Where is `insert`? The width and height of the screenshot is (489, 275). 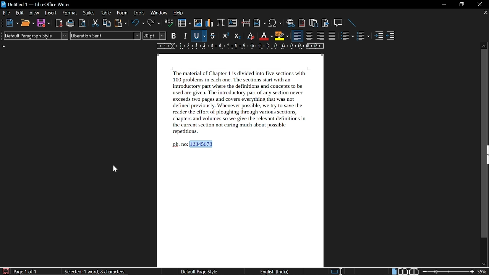
insert is located at coordinates (50, 13).